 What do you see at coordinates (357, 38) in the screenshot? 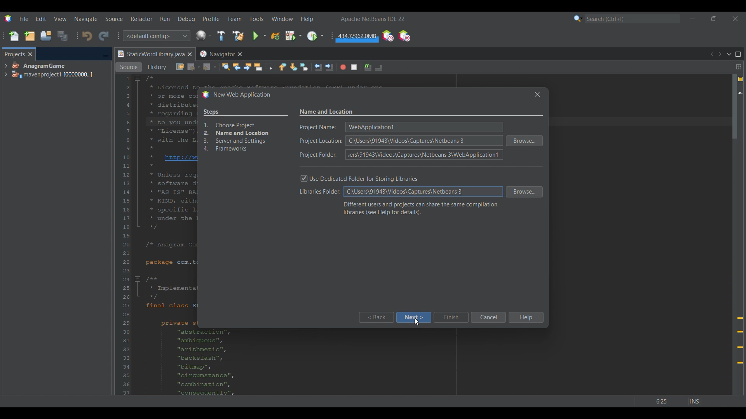
I see `Garbage collection changed` at bounding box center [357, 38].